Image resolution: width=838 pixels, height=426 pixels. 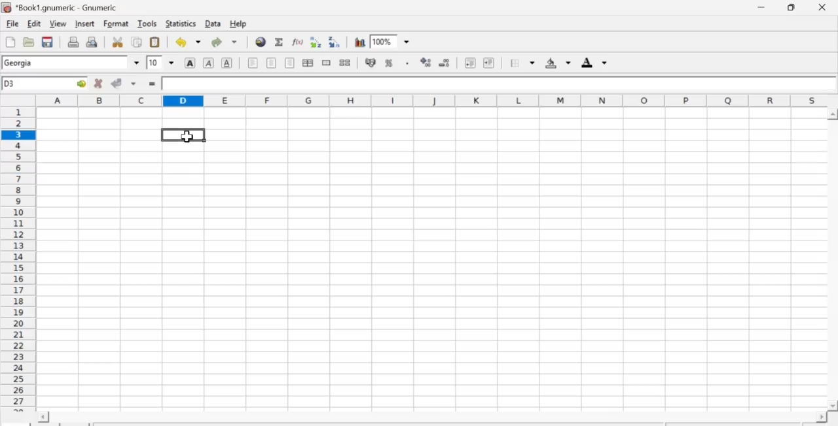 I want to click on Italics, so click(x=208, y=63).